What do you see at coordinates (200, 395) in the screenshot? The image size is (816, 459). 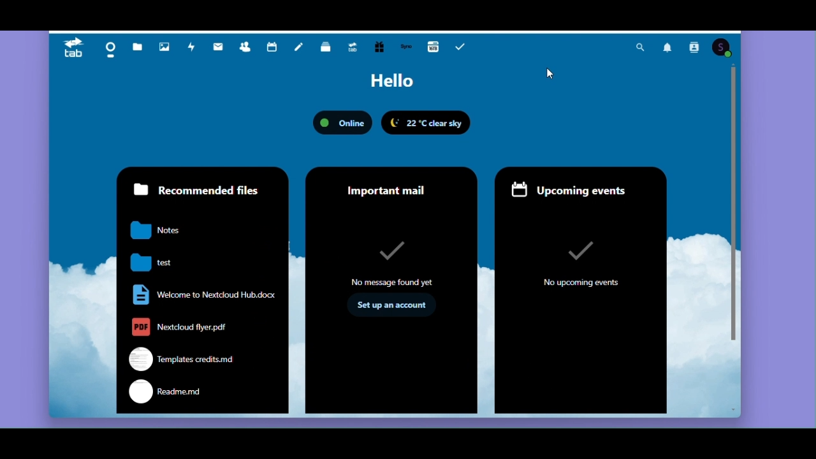 I see `readme.md` at bounding box center [200, 395].